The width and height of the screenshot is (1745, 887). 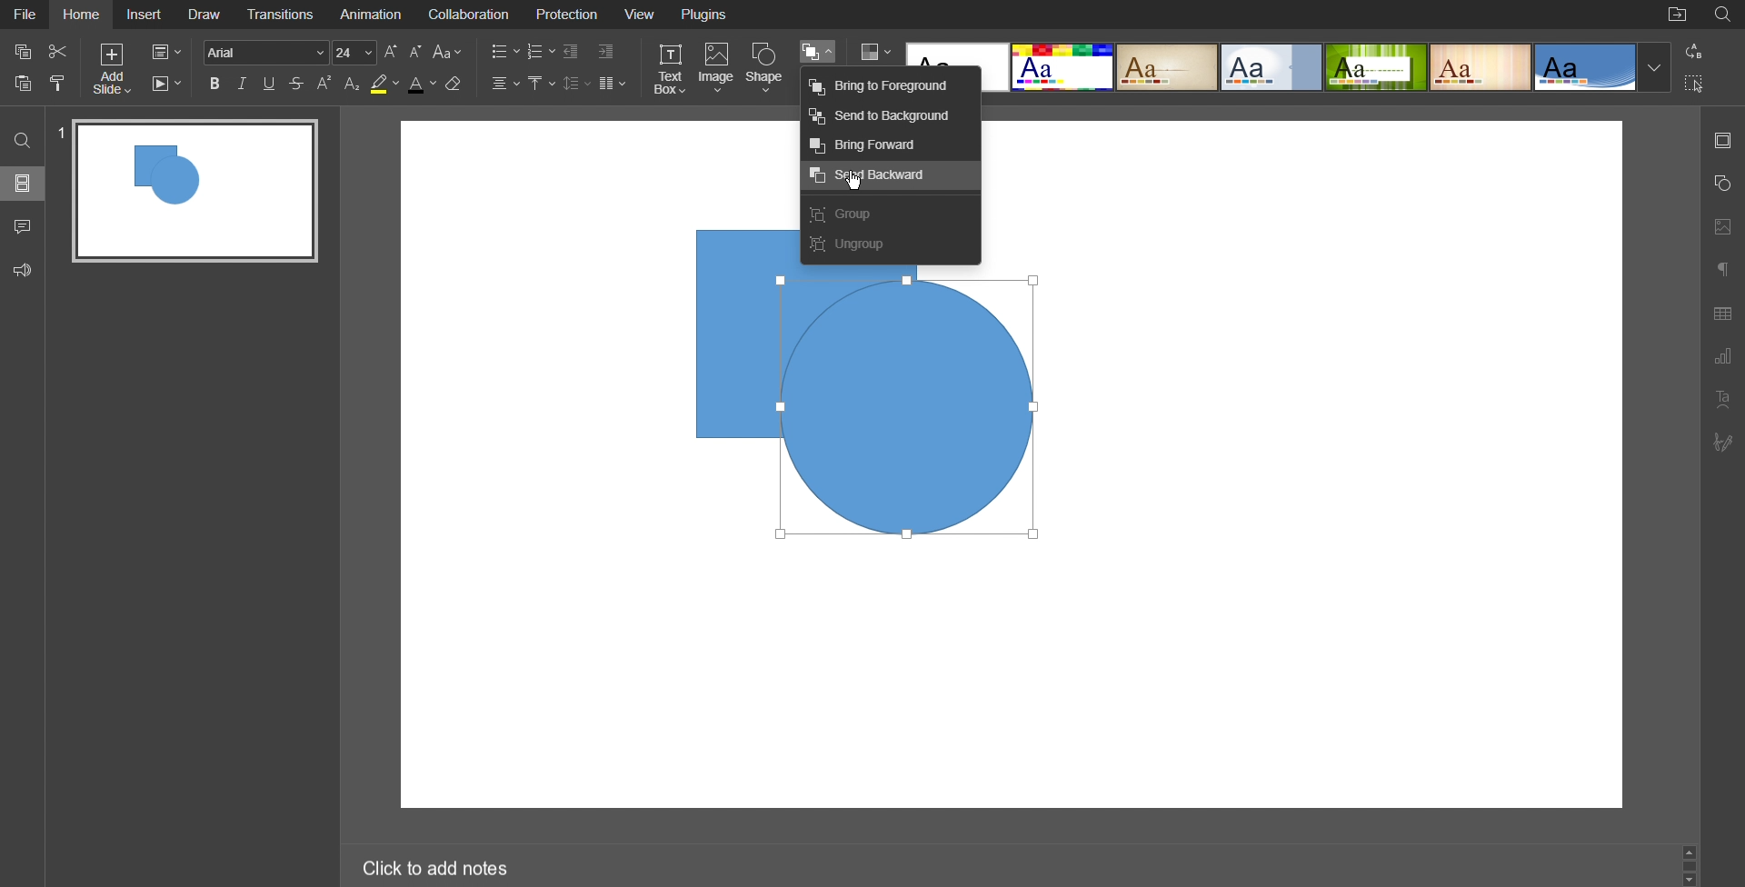 I want to click on Search, so click(x=1724, y=15).